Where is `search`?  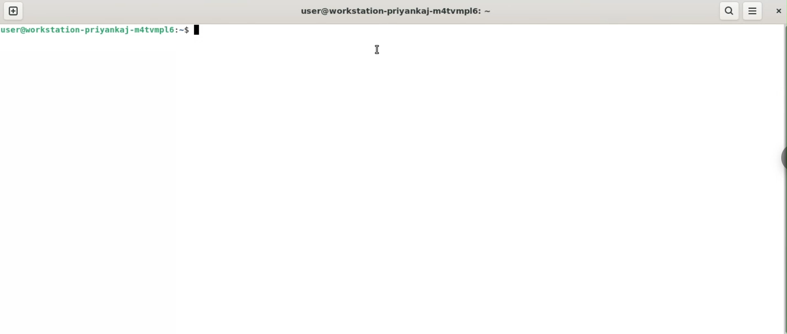 search is located at coordinates (730, 11).